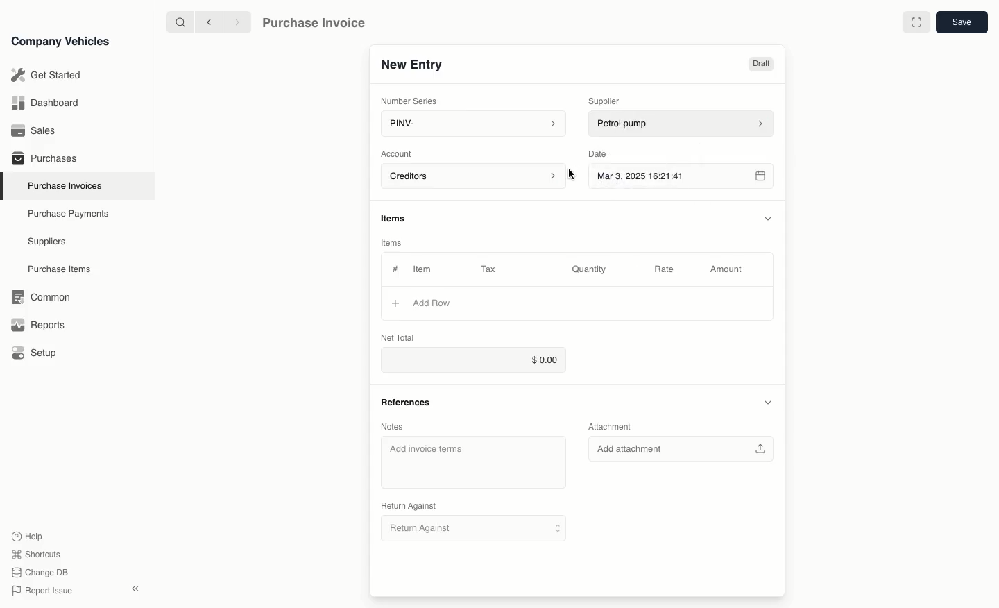 Image resolution: width=999 pixels, height=608 pixels. What do you see at coordinates (615, 426) in the screenshot?
I see `Attachment` at bounding box center [615, 426].